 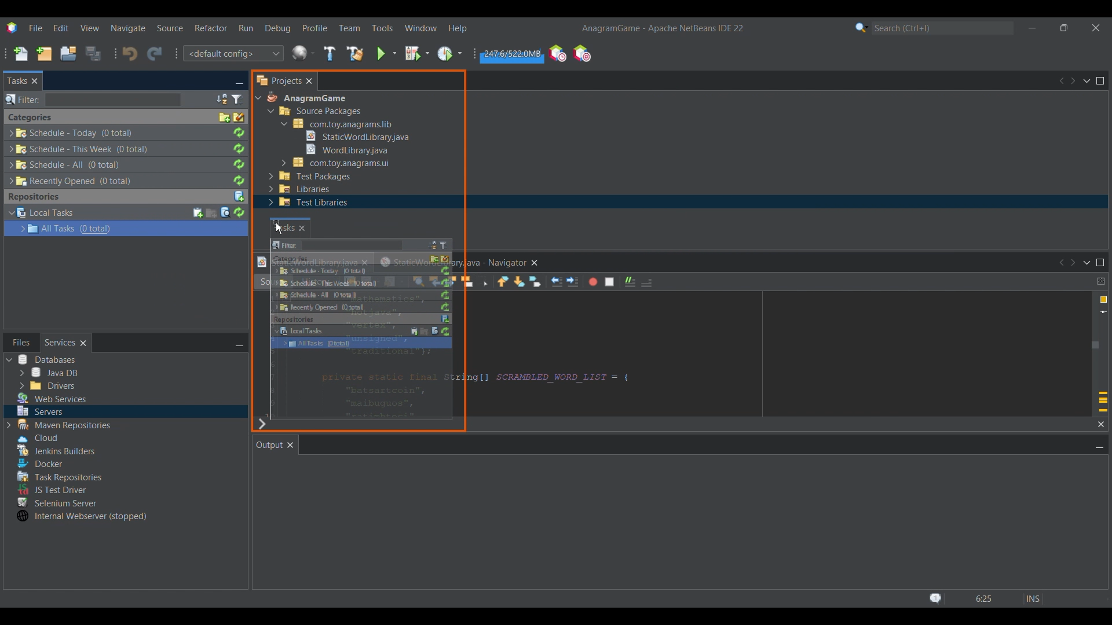 What do you see at coordinates (458, 28) in the screenshot?
I see `Help menu` at bounding box center [458, 28].